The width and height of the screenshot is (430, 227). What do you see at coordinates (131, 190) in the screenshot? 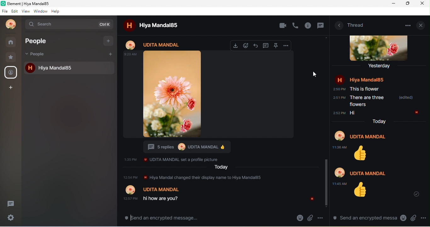
I see `Profile picture` at bounding box center [131, 190].